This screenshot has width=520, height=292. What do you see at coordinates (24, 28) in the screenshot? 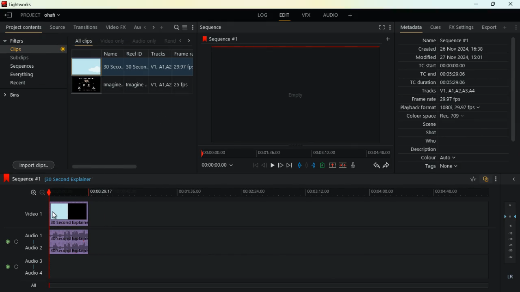
I see `project contents` at bounding box center [24, 28].